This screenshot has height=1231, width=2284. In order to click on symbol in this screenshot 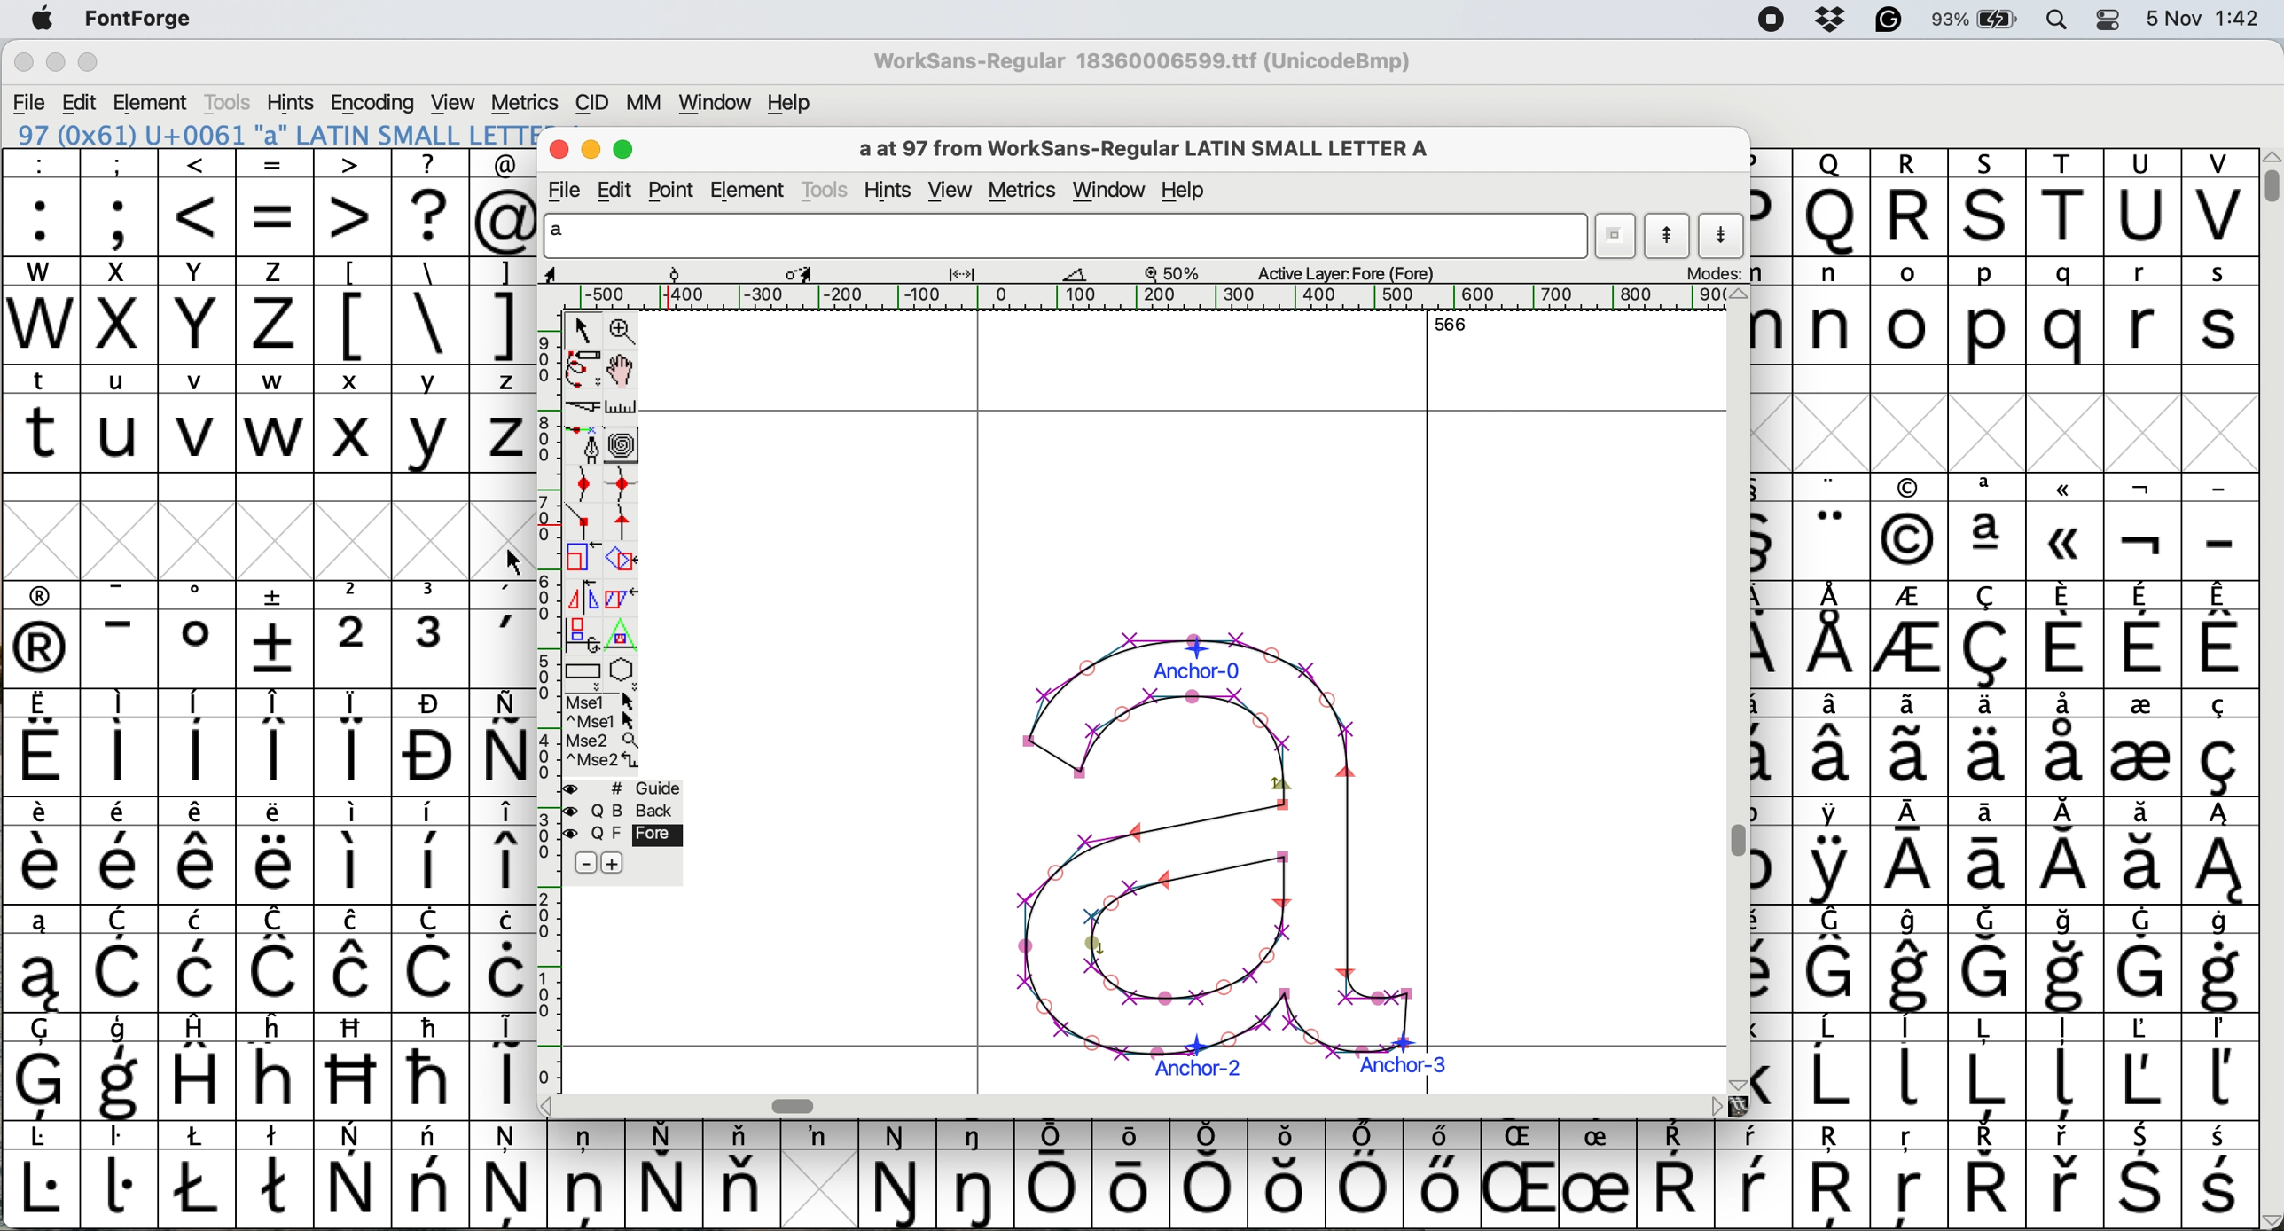, I will do `click(2218, 743)`.